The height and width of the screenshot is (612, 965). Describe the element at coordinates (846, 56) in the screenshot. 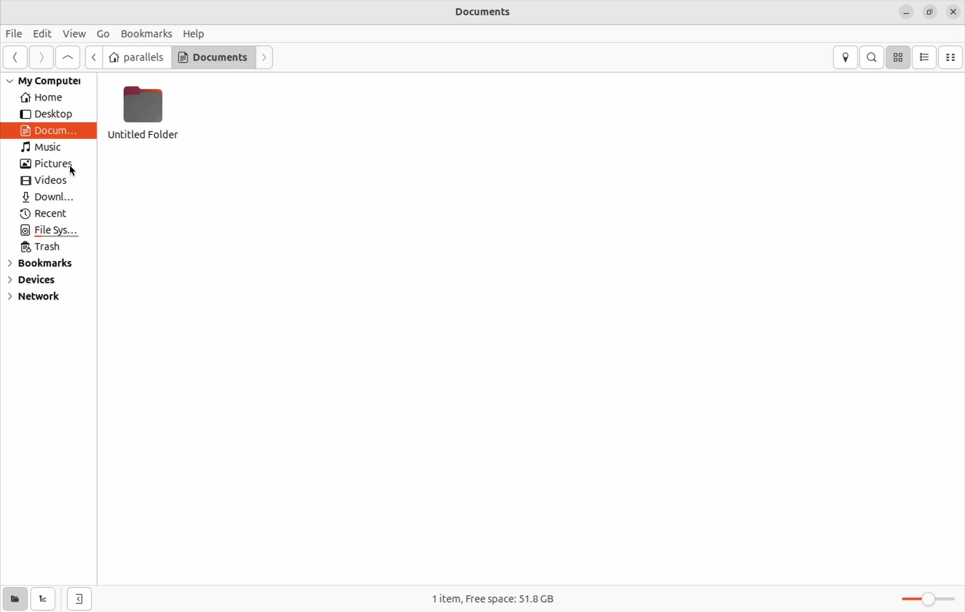

I see `location` at that location.